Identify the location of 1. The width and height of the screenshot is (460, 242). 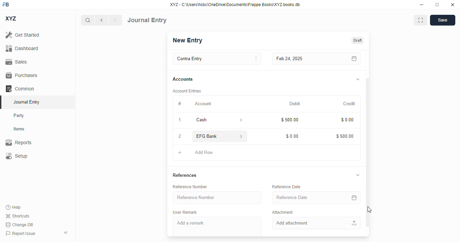
(179, 120).